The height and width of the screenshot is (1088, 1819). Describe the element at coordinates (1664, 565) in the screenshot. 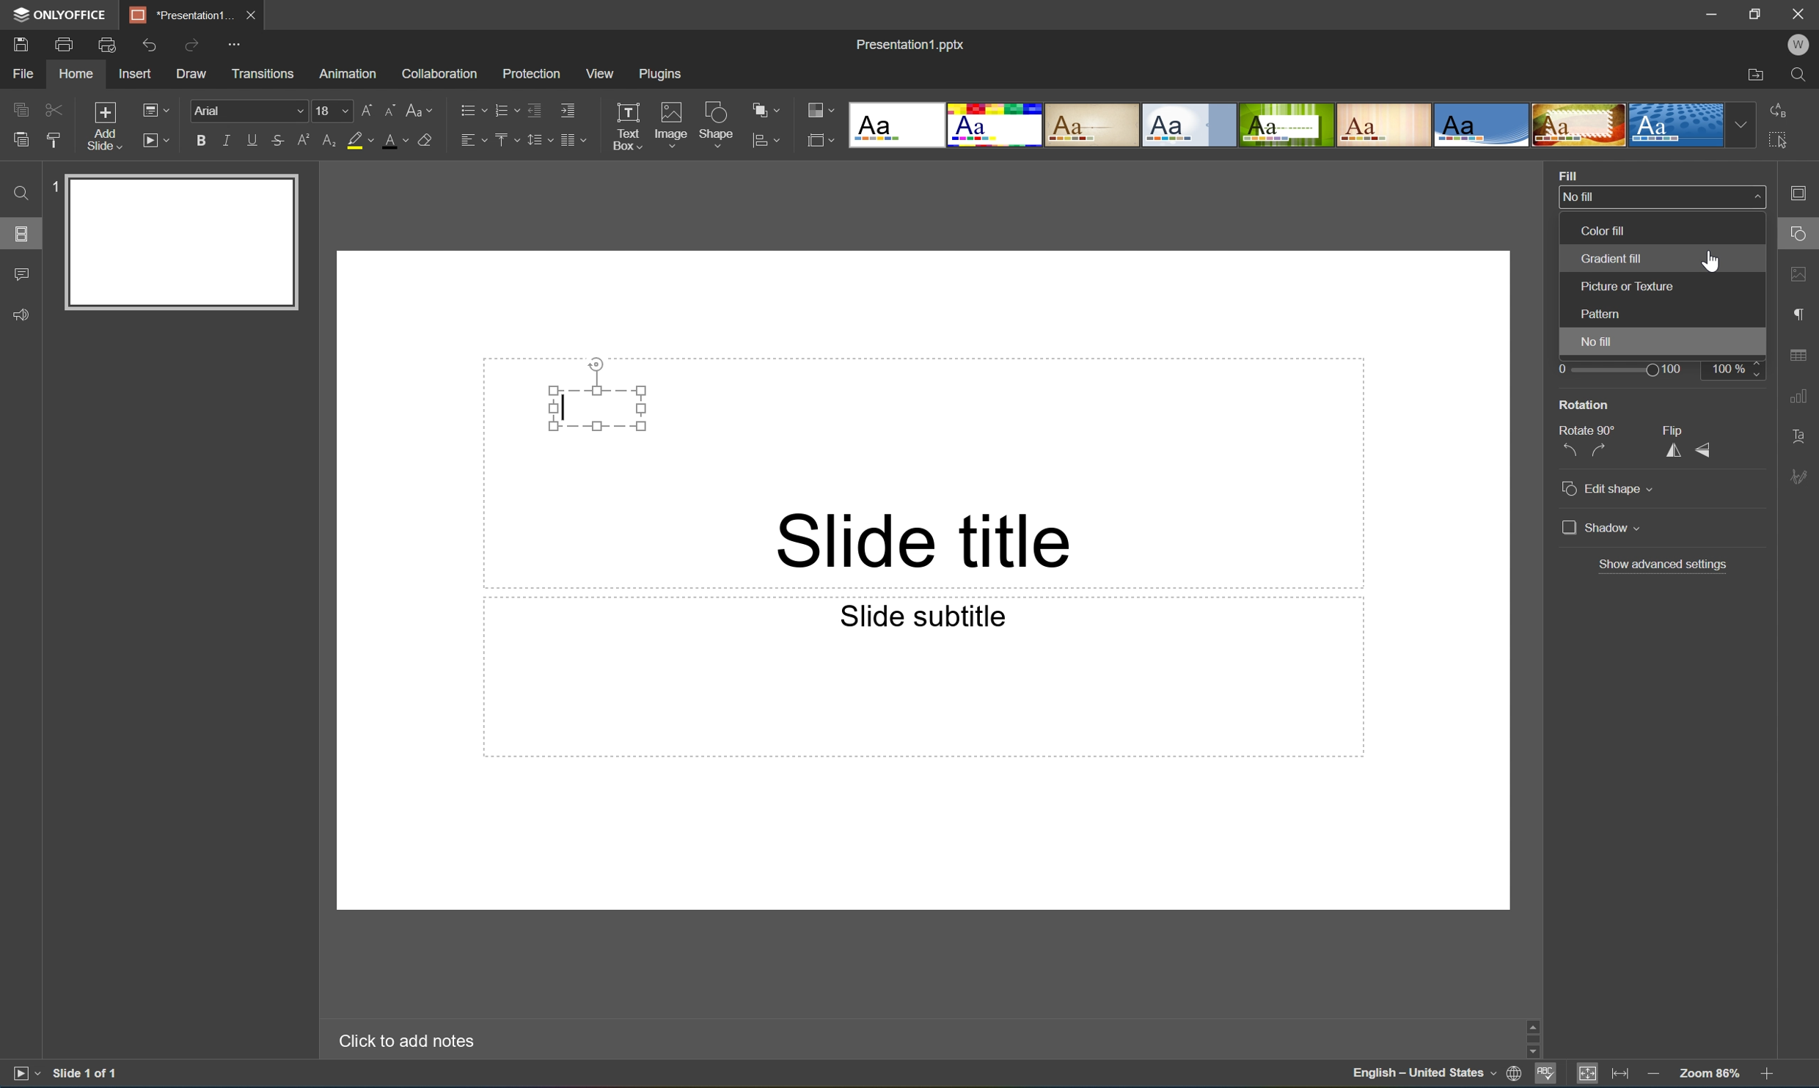

I see `Show advanced settings` at that location.